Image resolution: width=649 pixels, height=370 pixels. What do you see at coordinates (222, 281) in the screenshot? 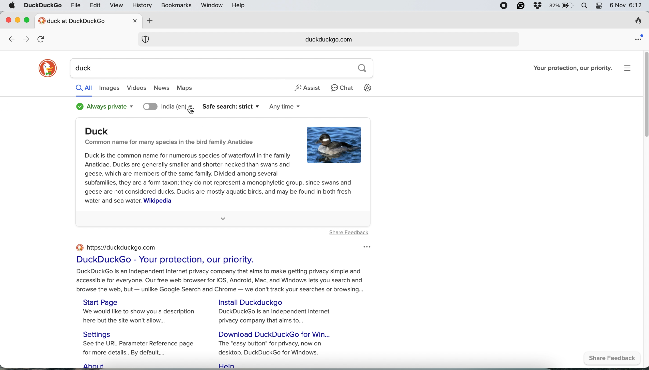
I see `DuckDuckGo is an independent Internet privacy company that aims to make getting privacy simple and
accessible for everyone. Our free web browser for iOS, Android, Mac, and Windows lets you search and
browse the web, but — unlike Google Search and Chrome — we don't track your searches or browsing...` at bounding box center [222, 281].